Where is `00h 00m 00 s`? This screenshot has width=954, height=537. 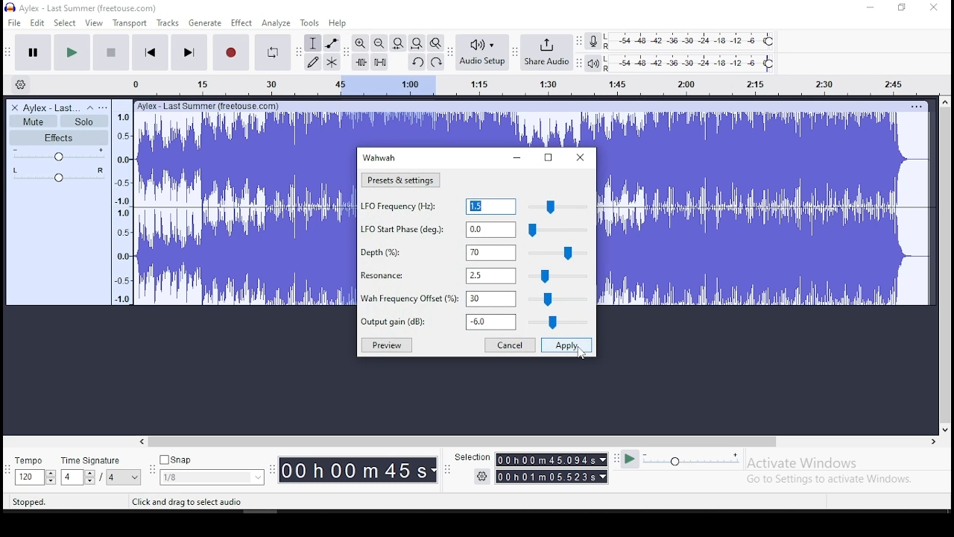 00h 00m 00 s is located at coordinates (356, 468).